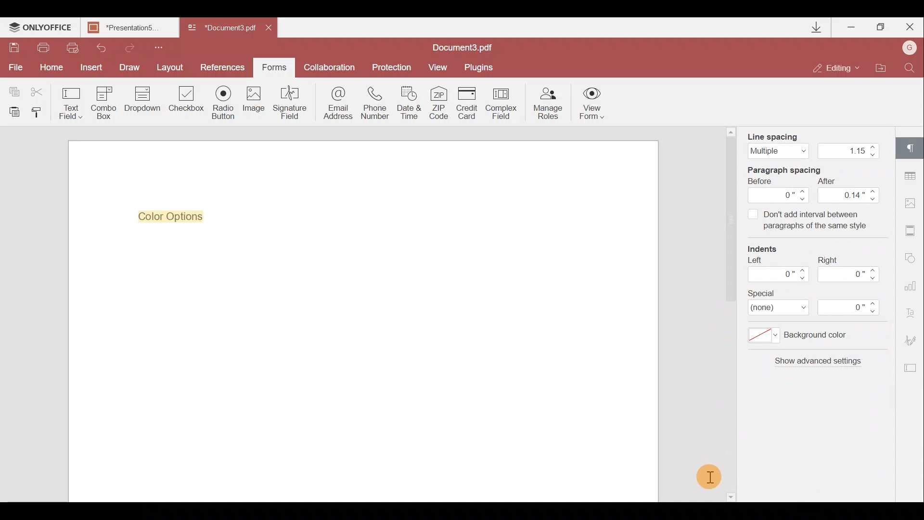 This screenshot has width=924, height=520. Describe the element at coordinates (274, 67) in the screenshot. I see `Forms` at that location.